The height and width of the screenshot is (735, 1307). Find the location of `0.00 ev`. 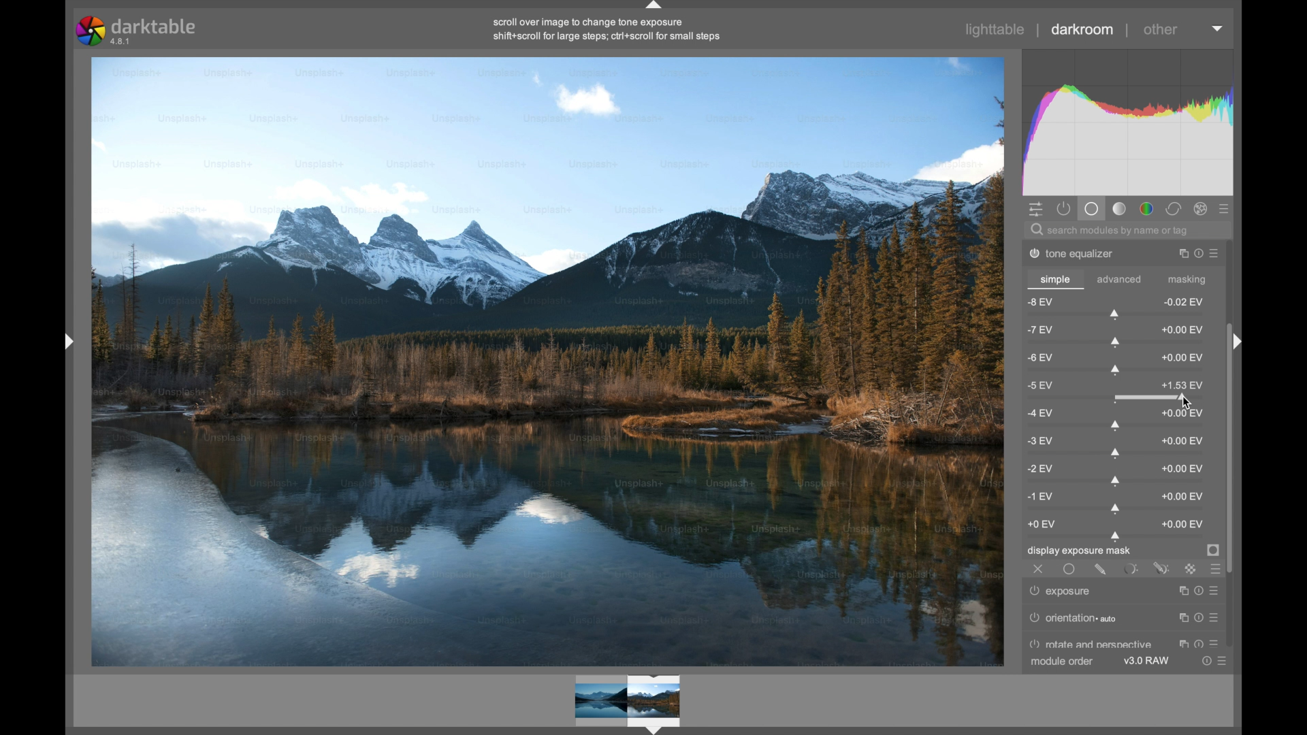

0.00 ev is located at coordinates (1183, 329).